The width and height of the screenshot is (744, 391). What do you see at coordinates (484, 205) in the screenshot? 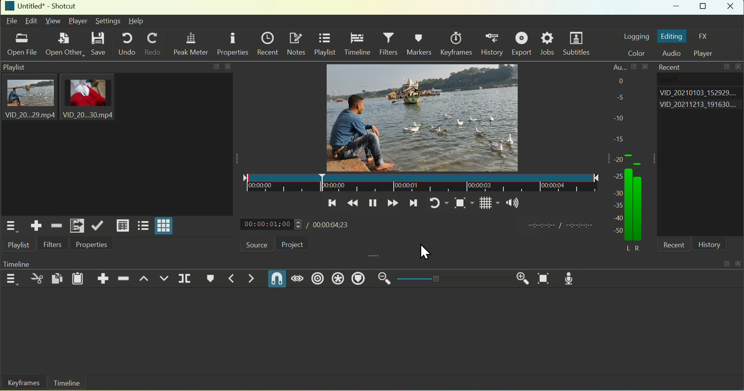
I see `Grid` at bounding box center [484, 205].